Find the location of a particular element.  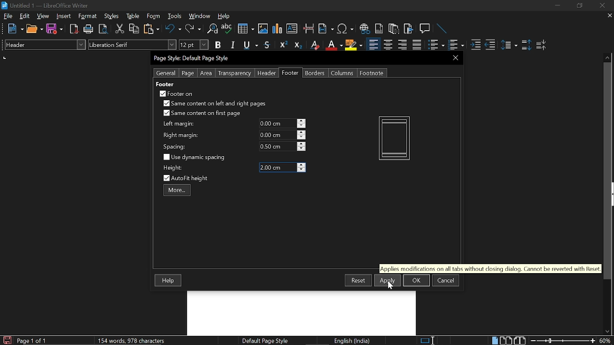

decrease spacing is located at coordinates (301, 149).